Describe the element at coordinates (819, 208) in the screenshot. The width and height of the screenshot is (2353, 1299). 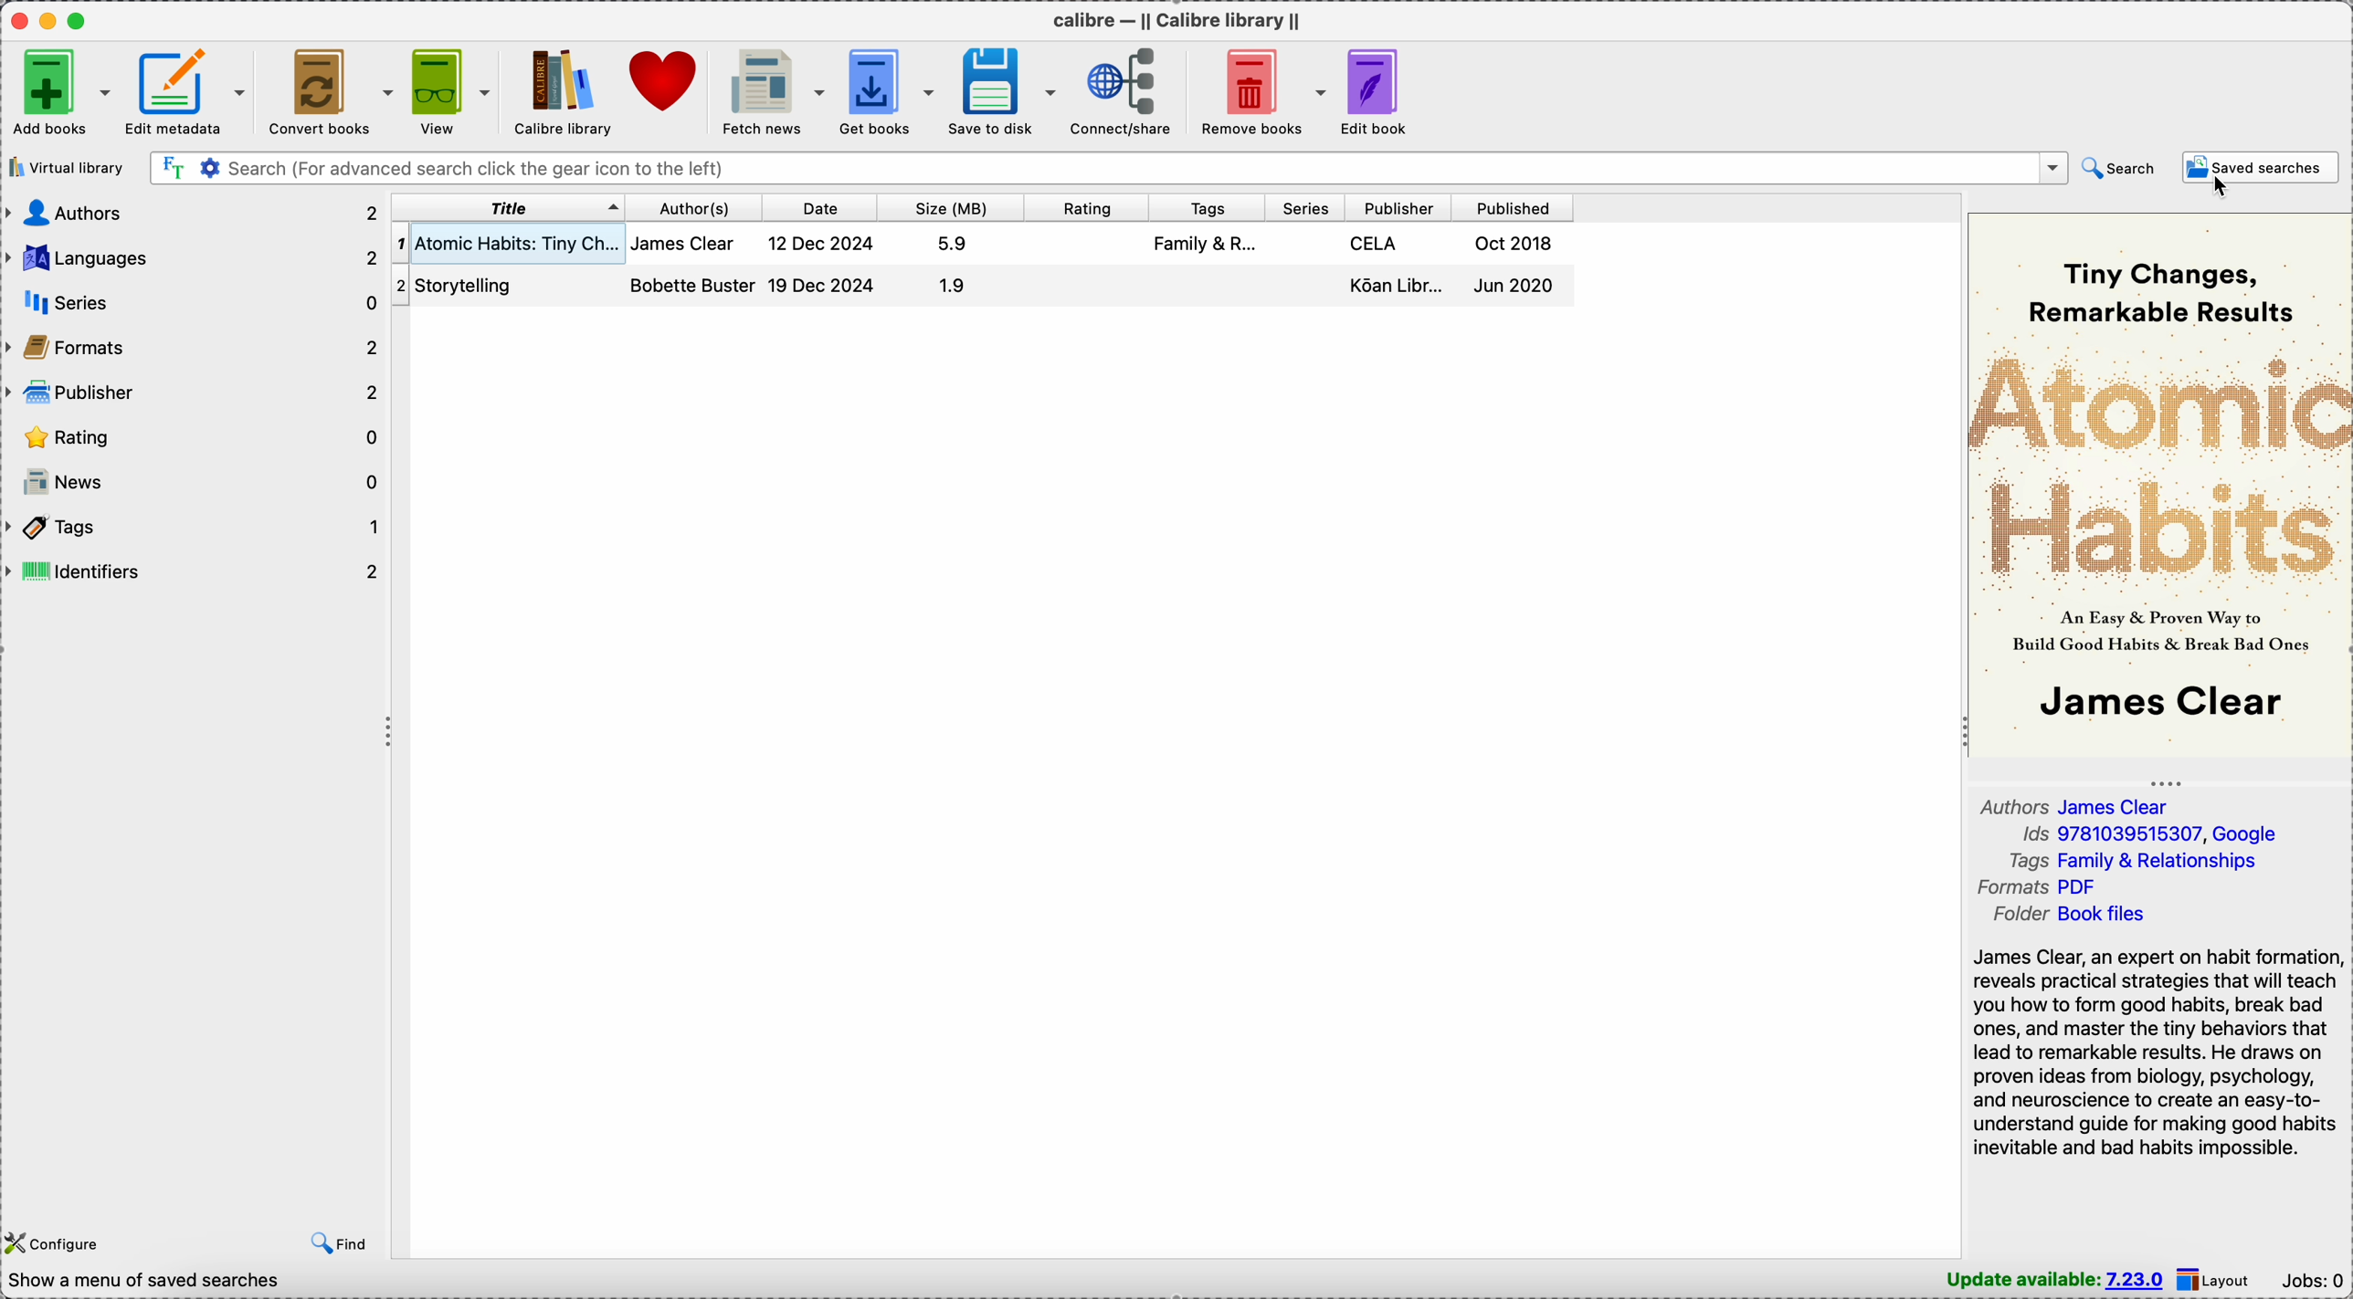
I see `date` at that location.